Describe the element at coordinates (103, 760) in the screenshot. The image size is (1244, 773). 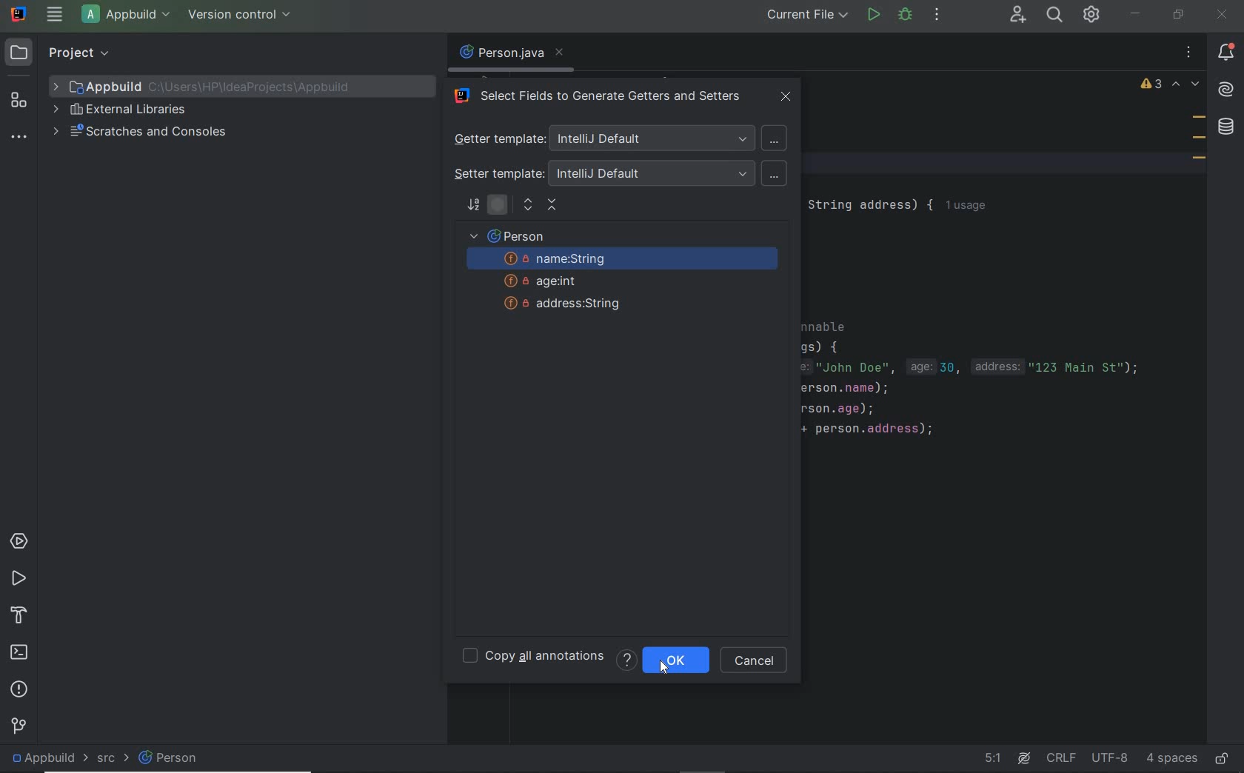
I see `src` at that location.